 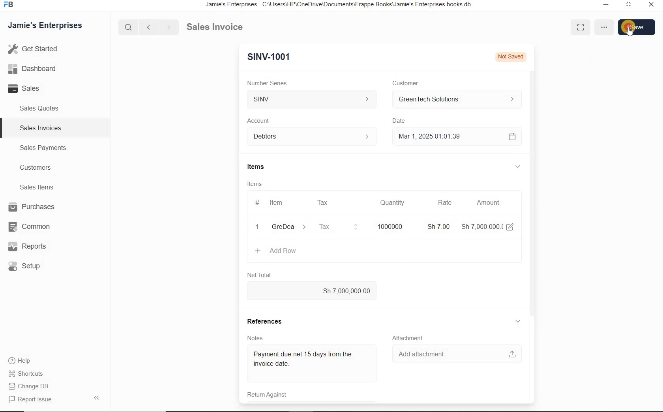 I want to click on SINV-, so click(x=313, y=100).